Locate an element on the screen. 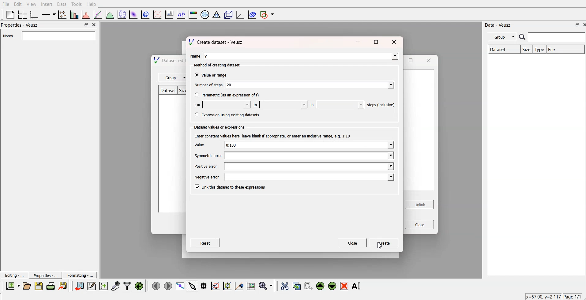  Negative error is located at coordinates (205, 177).